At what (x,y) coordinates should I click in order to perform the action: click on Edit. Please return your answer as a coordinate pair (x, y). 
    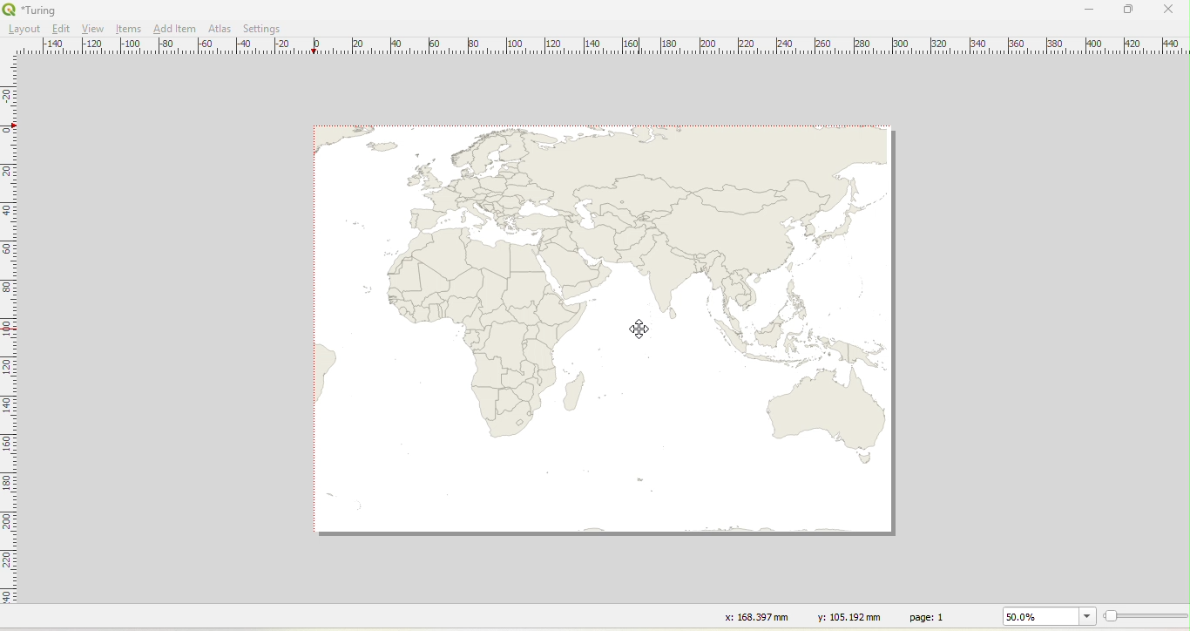
    Looking at the image, I should click on (59, 29).